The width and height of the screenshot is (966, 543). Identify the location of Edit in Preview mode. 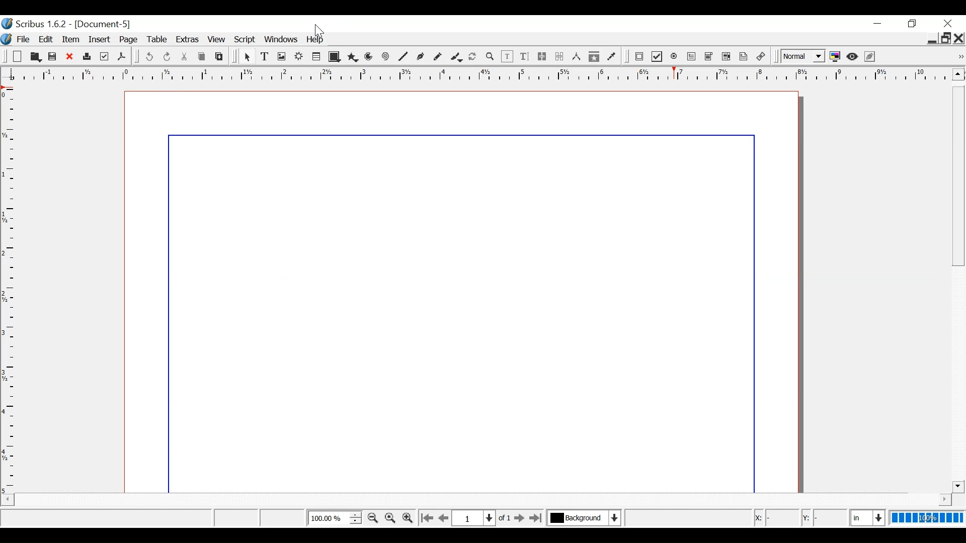
(871, 56).